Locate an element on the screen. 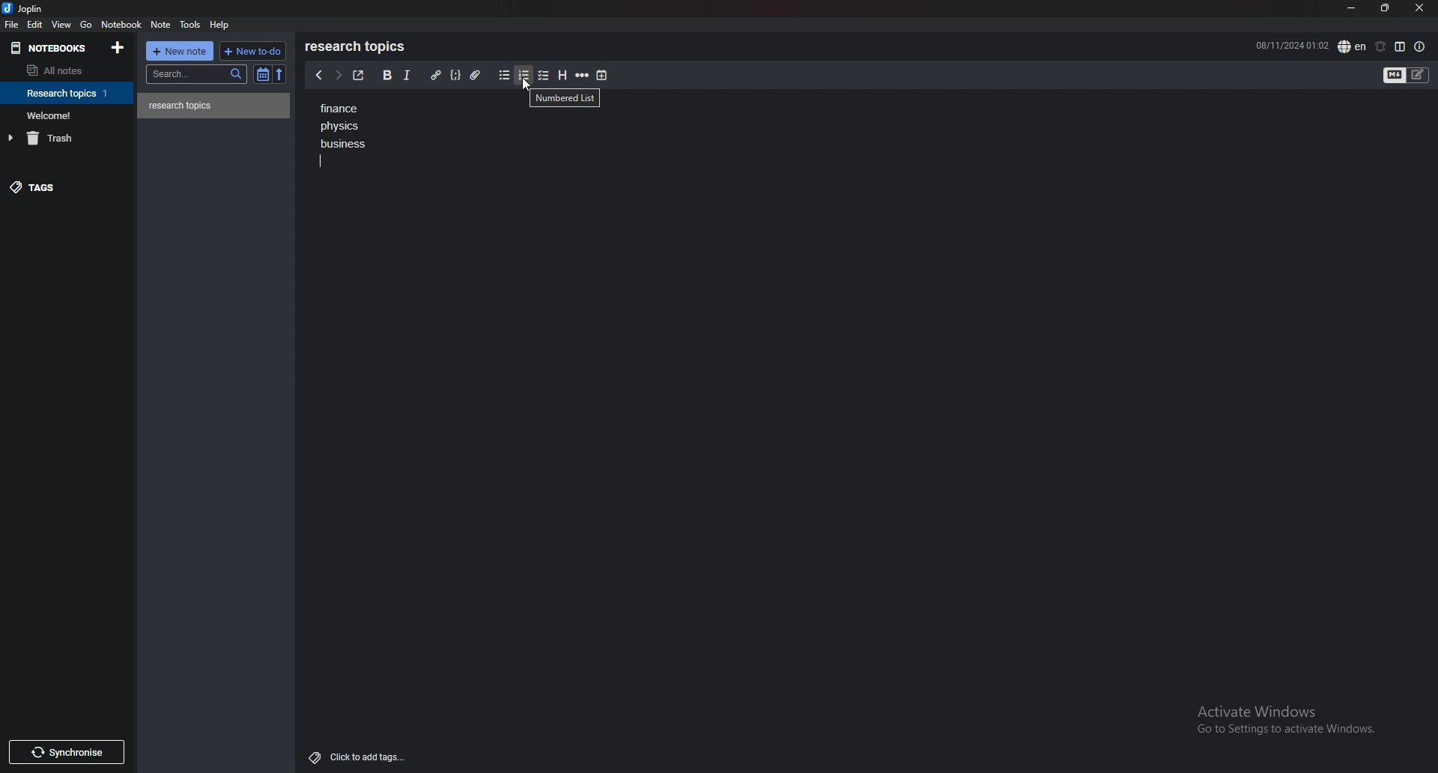 The width and height of the screenshot is (1438, 773). new todo is located at coordinates (252, 50).